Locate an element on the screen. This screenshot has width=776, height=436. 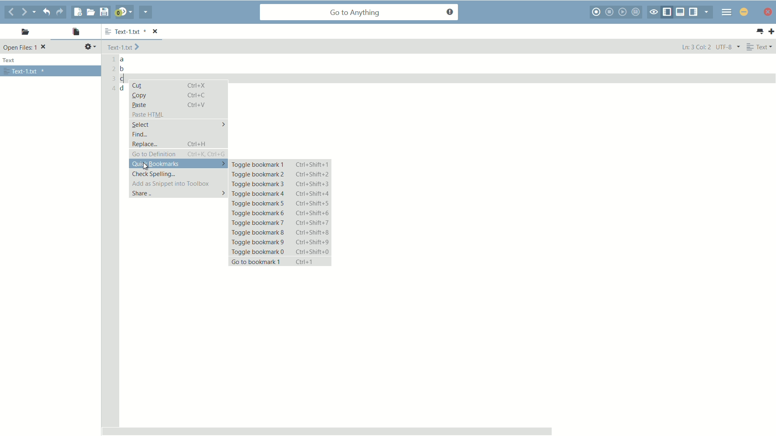
UTF-8 is located at coordinates (727, 47).